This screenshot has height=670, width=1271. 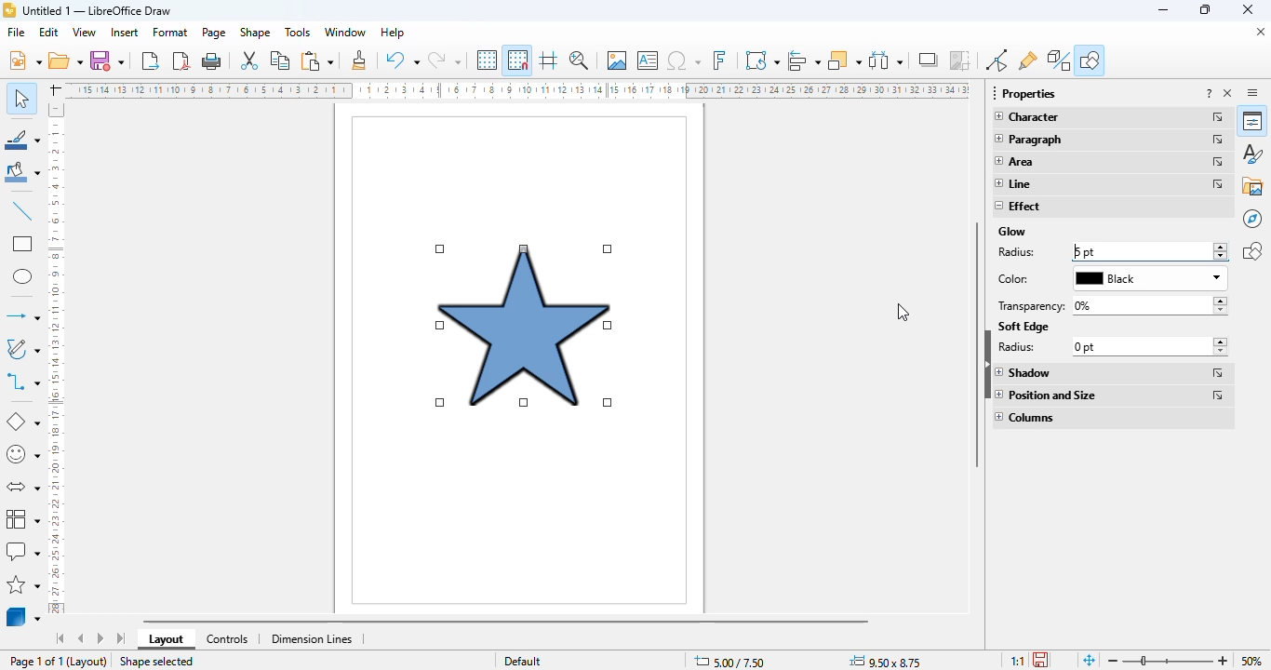 I want to click on toggle point edit mode, so click(x=997, y=60).